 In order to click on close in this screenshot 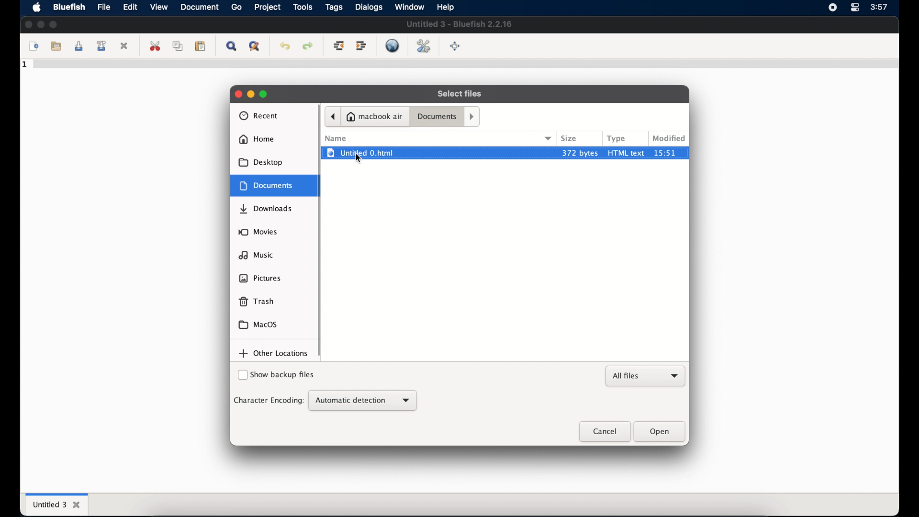, I will do `click(125, 45)`.